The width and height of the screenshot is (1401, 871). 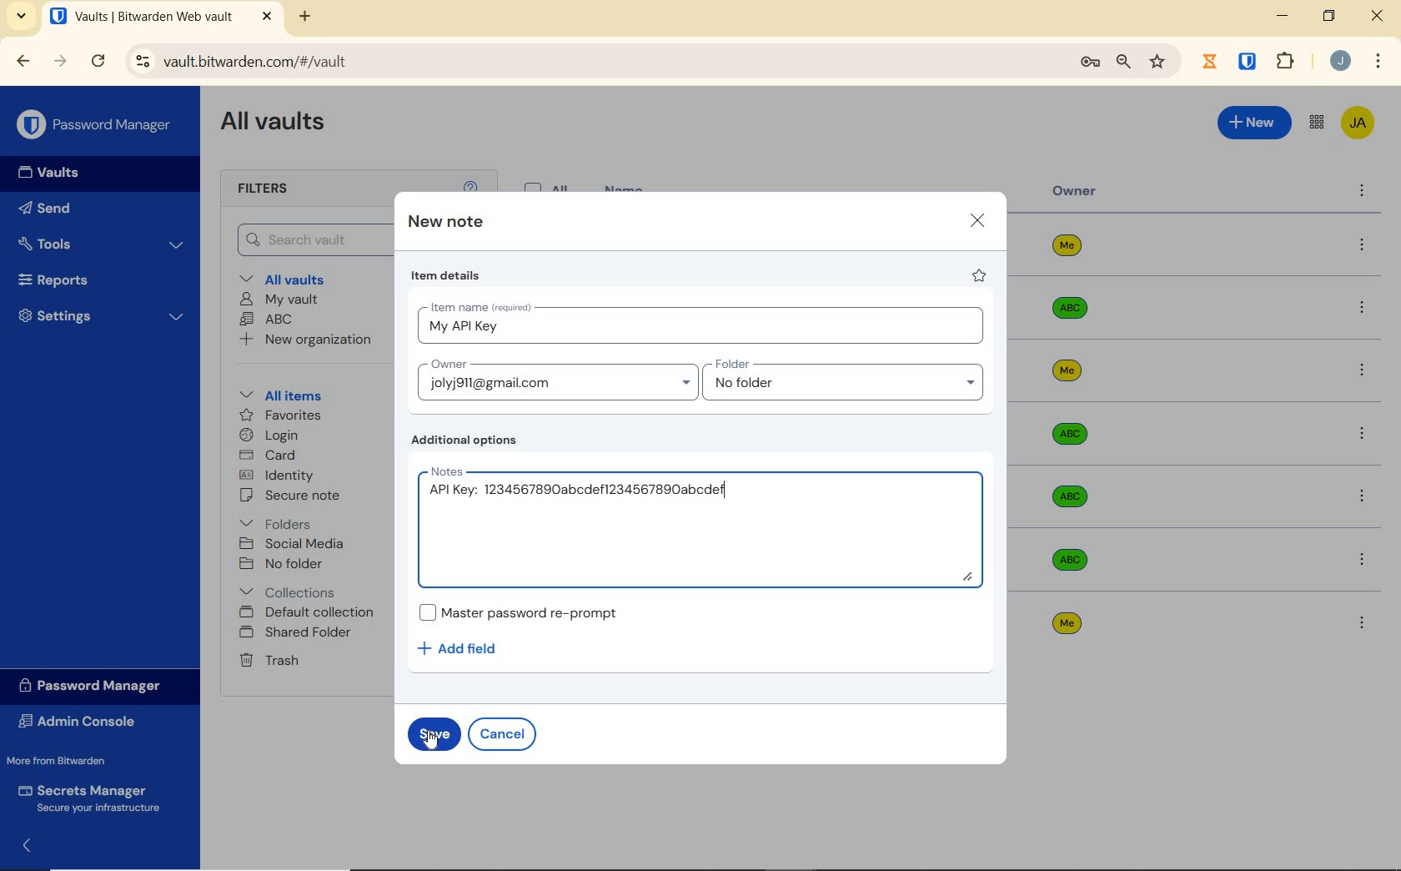 I want to click on Trash, so click(x=272, y=662).